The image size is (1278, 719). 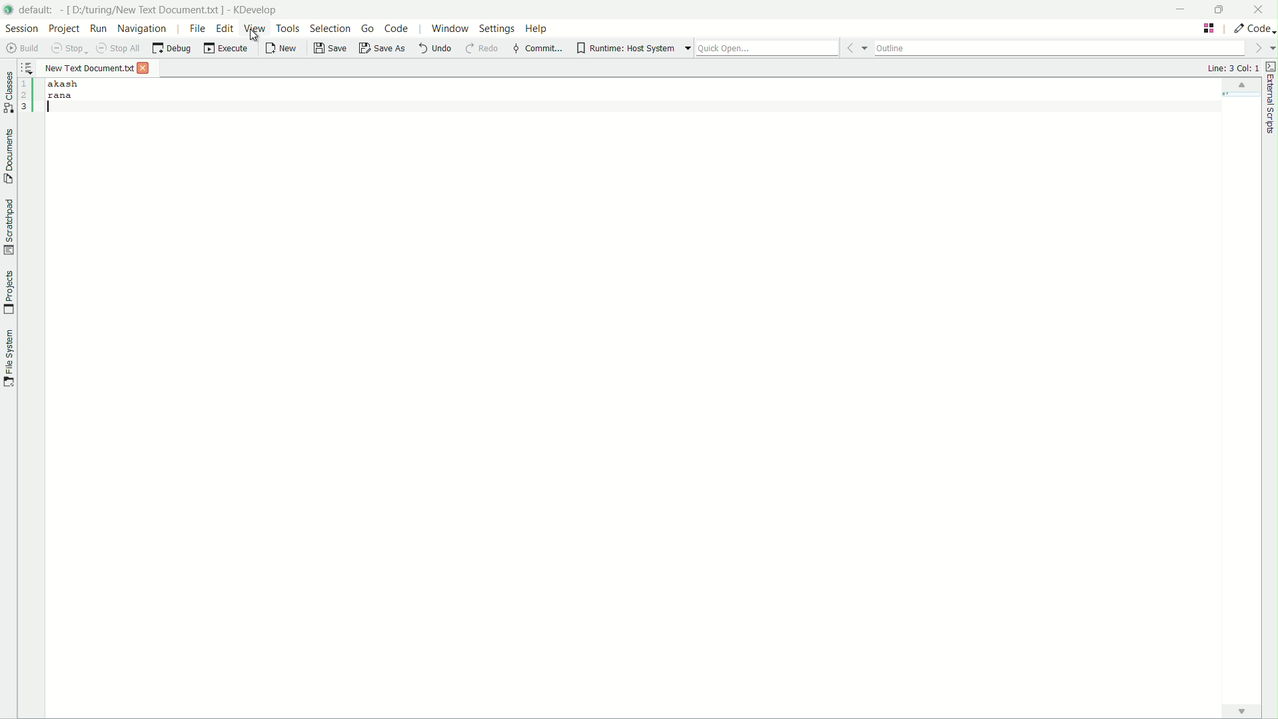 What do you see at coordinates (650, 390) in the screenshot?
I see `akash rana` at bounding box center [650, 390].